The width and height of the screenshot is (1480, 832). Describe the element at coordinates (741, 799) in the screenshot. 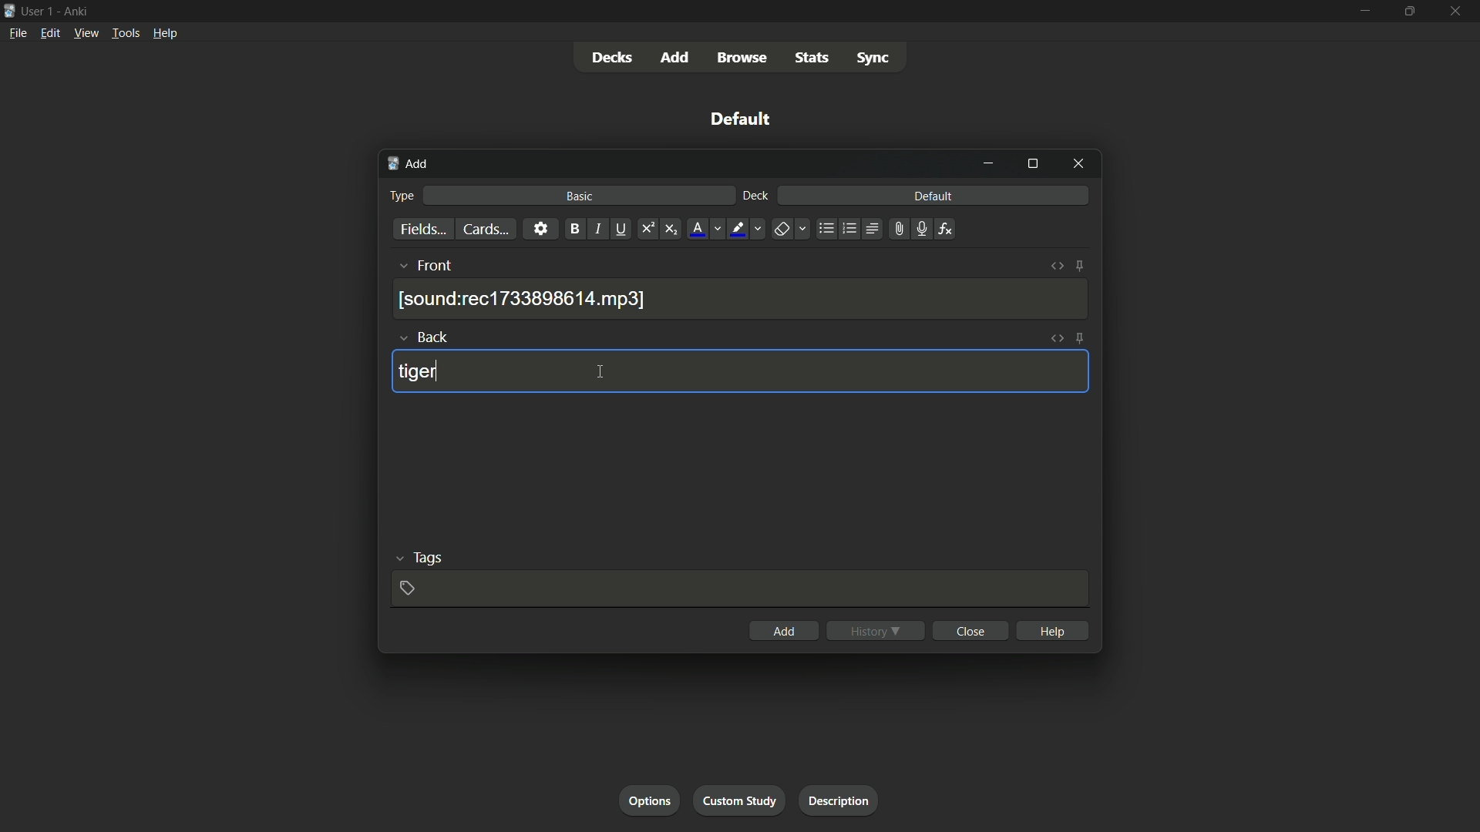

I see `custom study` at that location.